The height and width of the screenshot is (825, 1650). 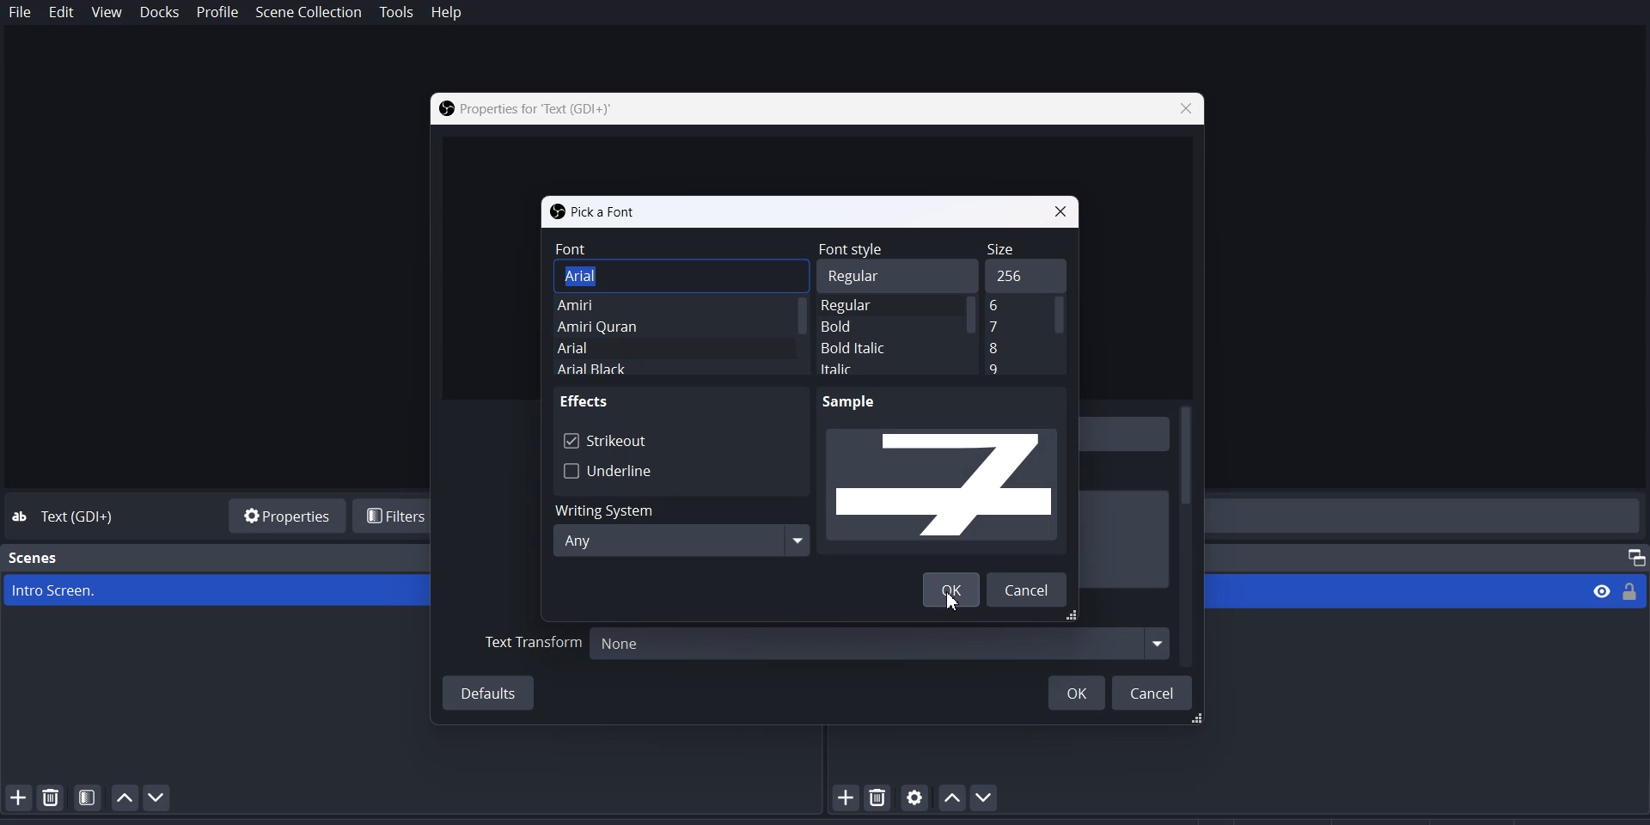 I want to click on View, so click(x=1600, y=592).